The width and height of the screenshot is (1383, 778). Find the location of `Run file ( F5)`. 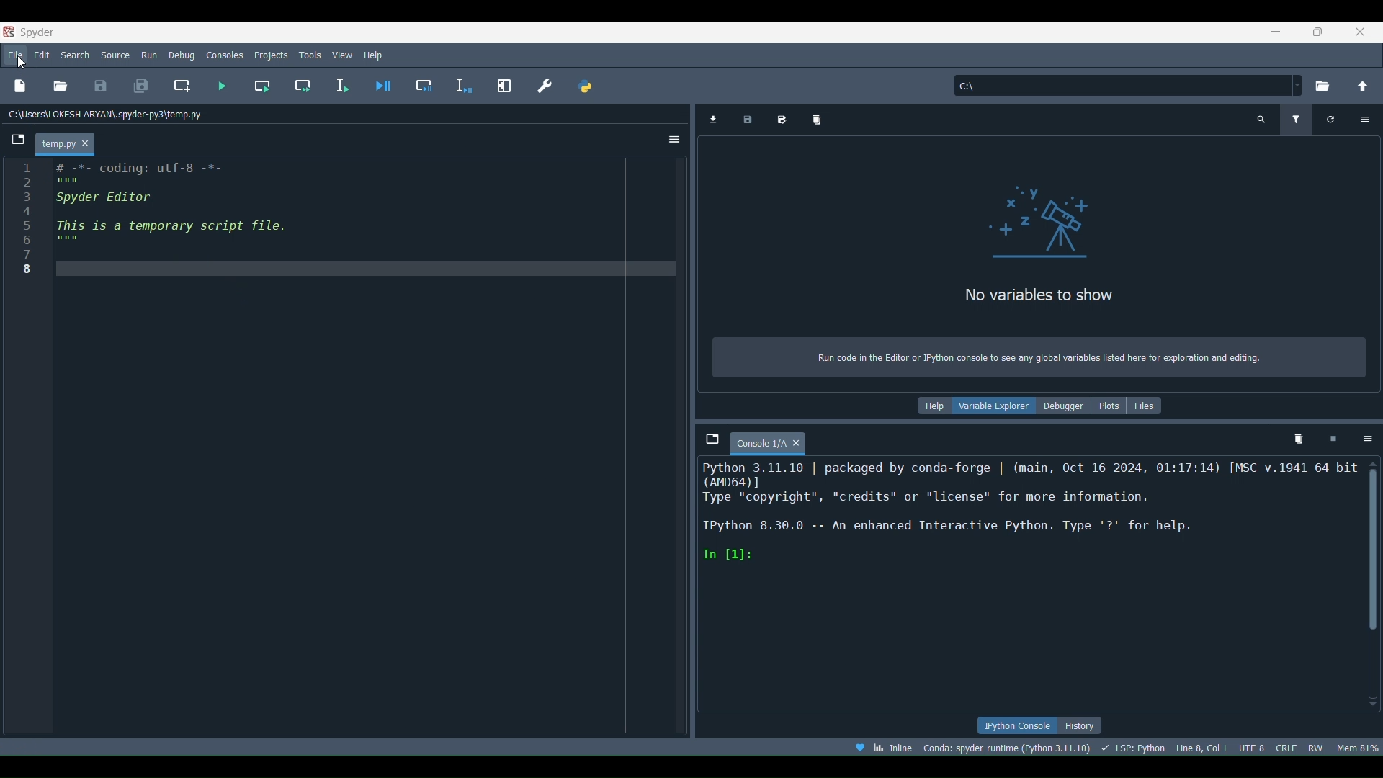

Run file ( F5) is located at coordinates (219, 86).